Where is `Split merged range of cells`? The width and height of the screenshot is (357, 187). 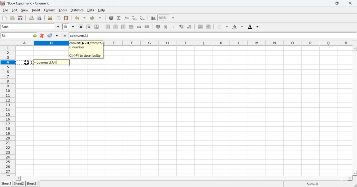 Split merged range of cells is located at coordinates (147, 27).